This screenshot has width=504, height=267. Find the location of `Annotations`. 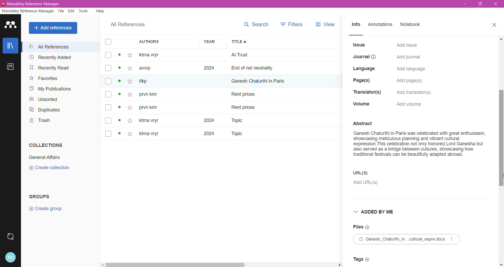

Annotations is located at coordinates (382, 25).